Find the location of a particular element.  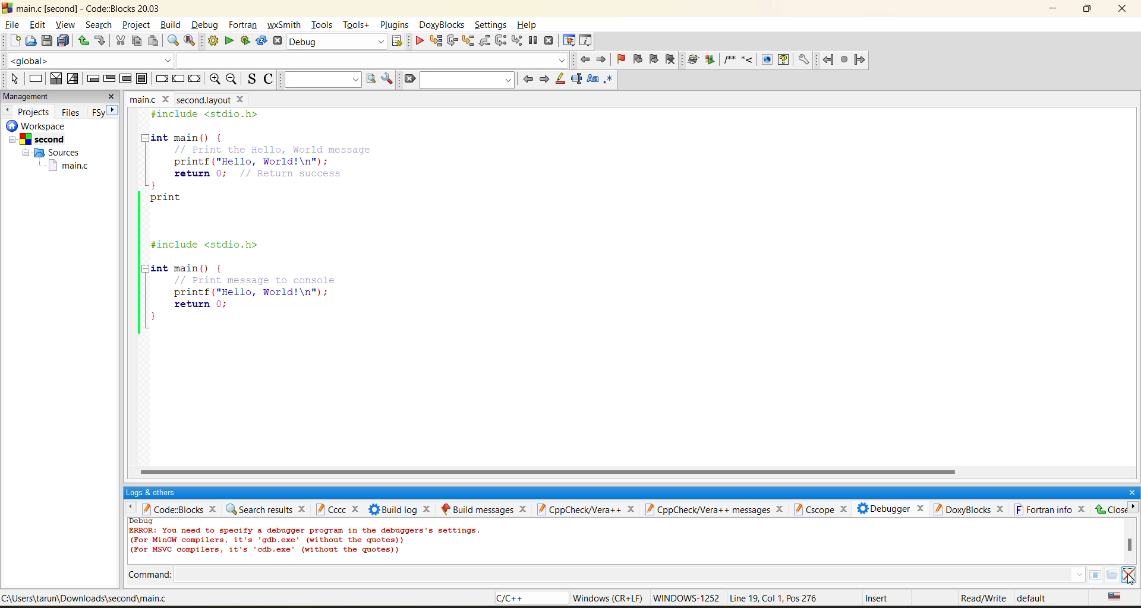

workspace is located at coordinates (57, 151).